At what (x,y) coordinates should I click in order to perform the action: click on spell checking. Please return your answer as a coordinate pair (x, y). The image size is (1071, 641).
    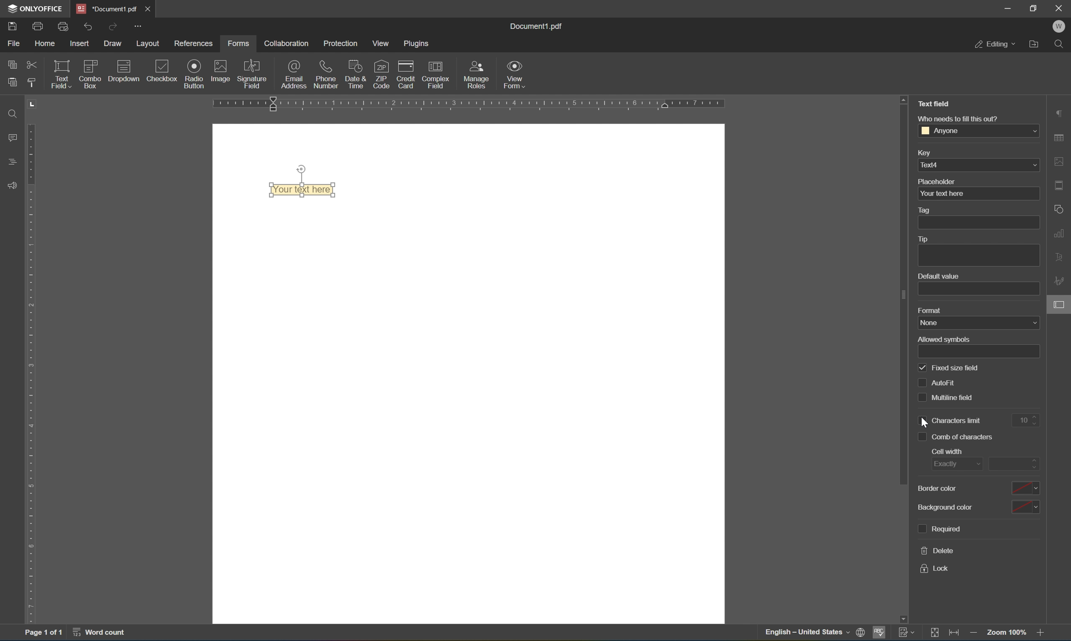
    Looking at the image, I should click on (878, 633).